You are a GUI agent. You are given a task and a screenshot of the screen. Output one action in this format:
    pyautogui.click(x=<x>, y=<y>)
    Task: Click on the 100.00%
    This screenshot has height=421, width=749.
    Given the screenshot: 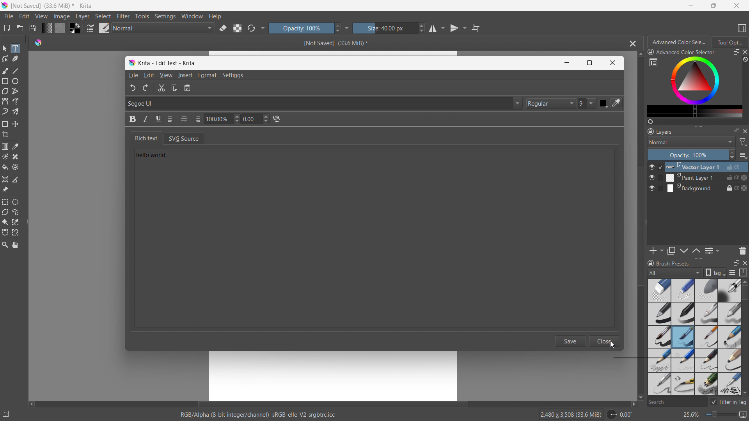 What is the action you would take?
    pyautogui.click(x=222, y=120)
    